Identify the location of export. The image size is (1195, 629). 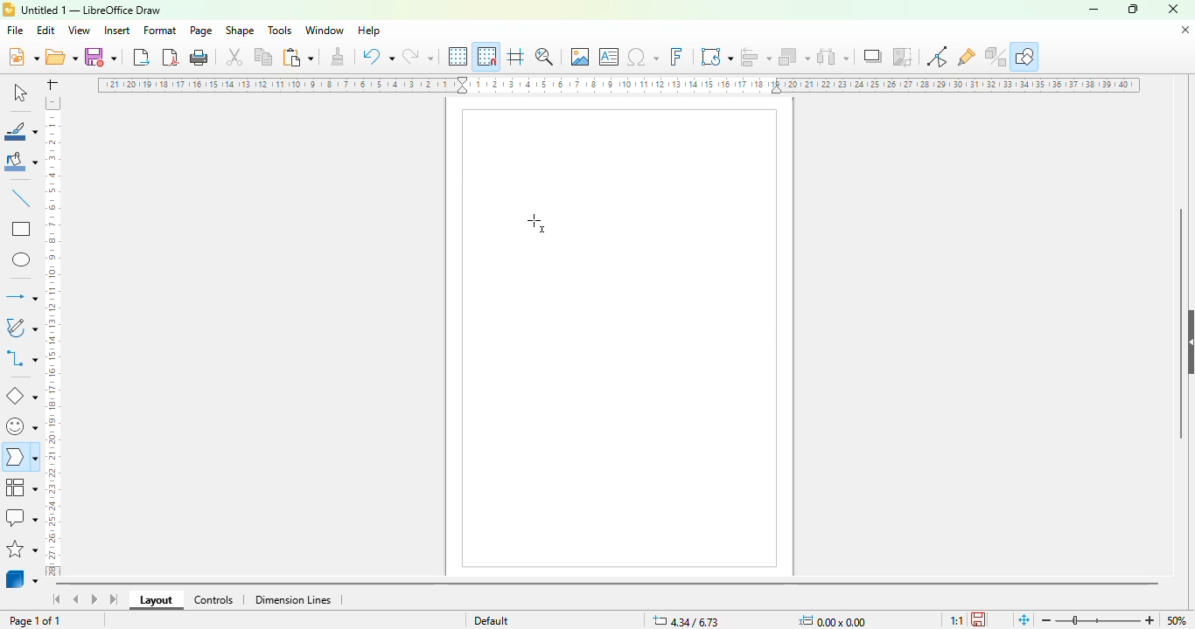
(143, 57).